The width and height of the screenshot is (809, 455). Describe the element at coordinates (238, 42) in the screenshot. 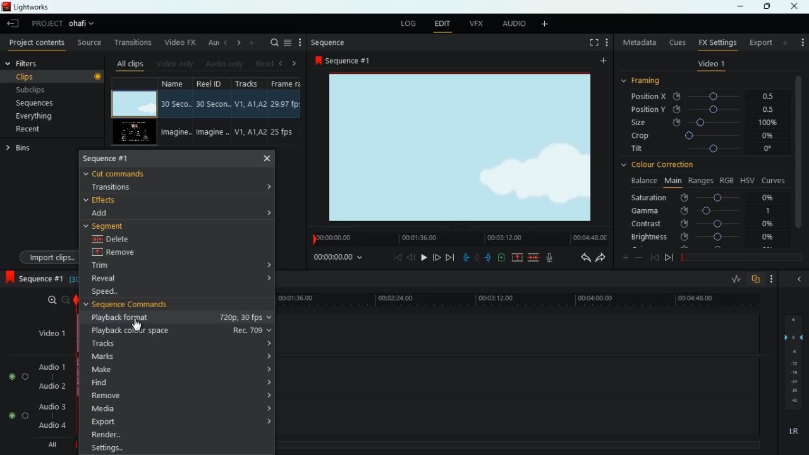

I see `right` at that location.